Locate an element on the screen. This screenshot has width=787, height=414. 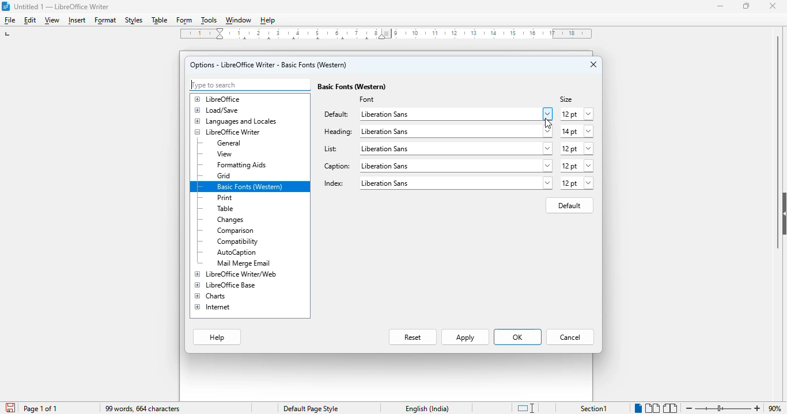
form is located at coordinates (184, 21).